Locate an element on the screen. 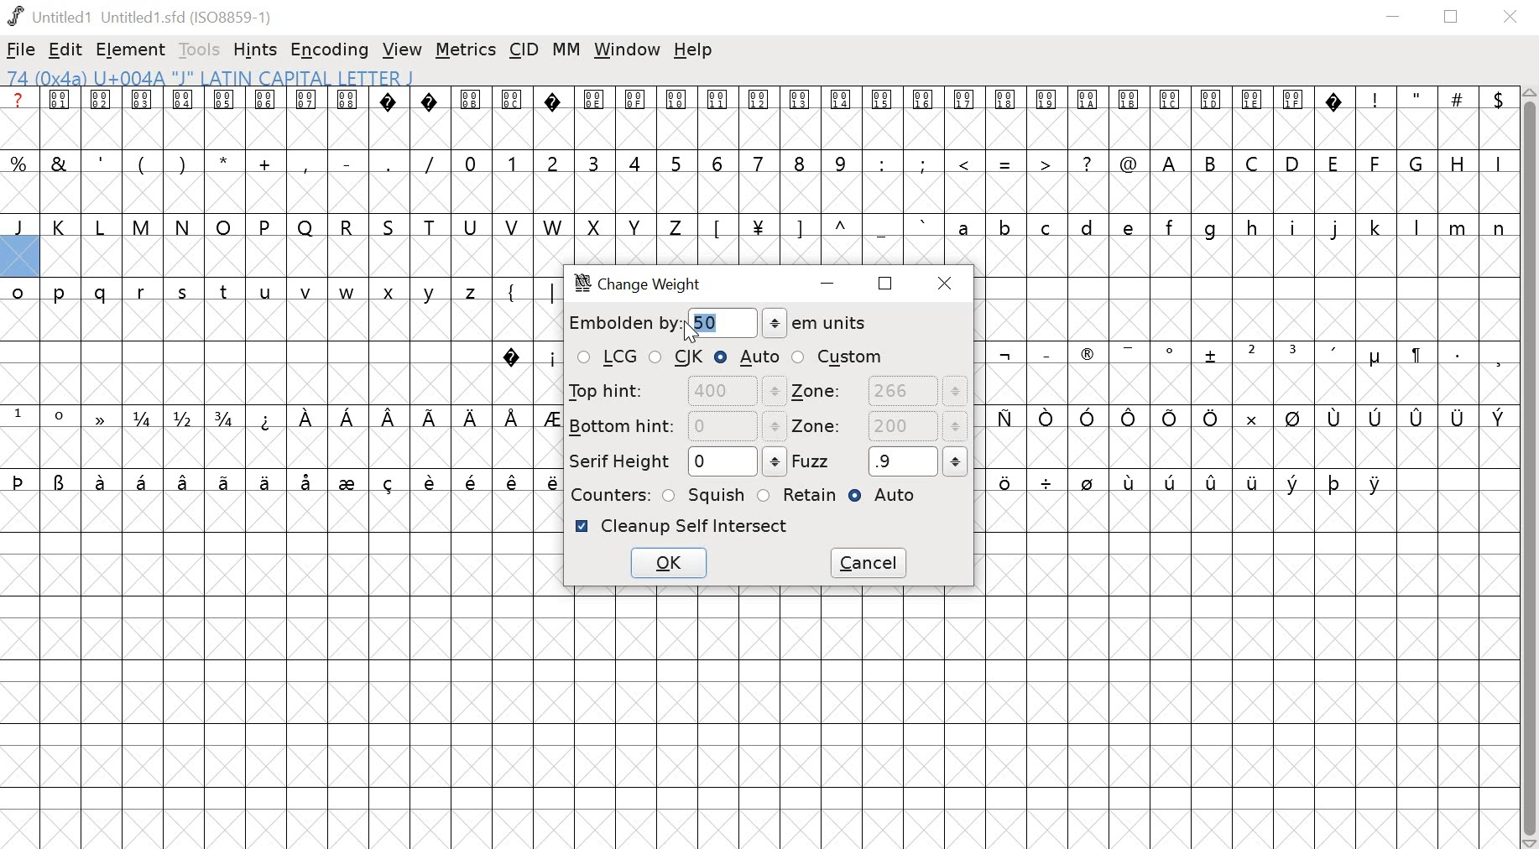 The height and width of the screenshot is (849, 1539). ZONE is located at coordinates (879, 392).